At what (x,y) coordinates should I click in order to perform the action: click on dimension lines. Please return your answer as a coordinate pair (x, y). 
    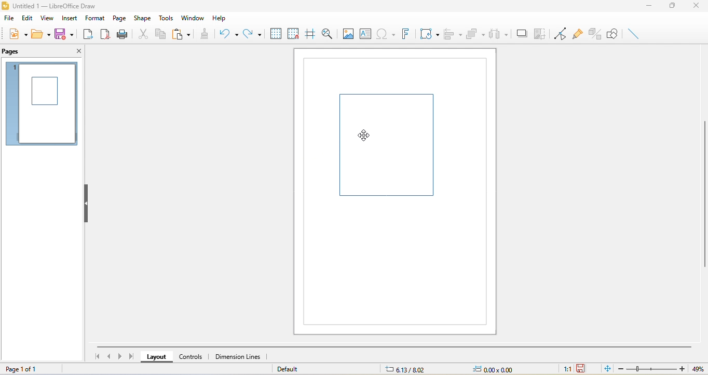
    Looking at the image, I should click on (240, 356).